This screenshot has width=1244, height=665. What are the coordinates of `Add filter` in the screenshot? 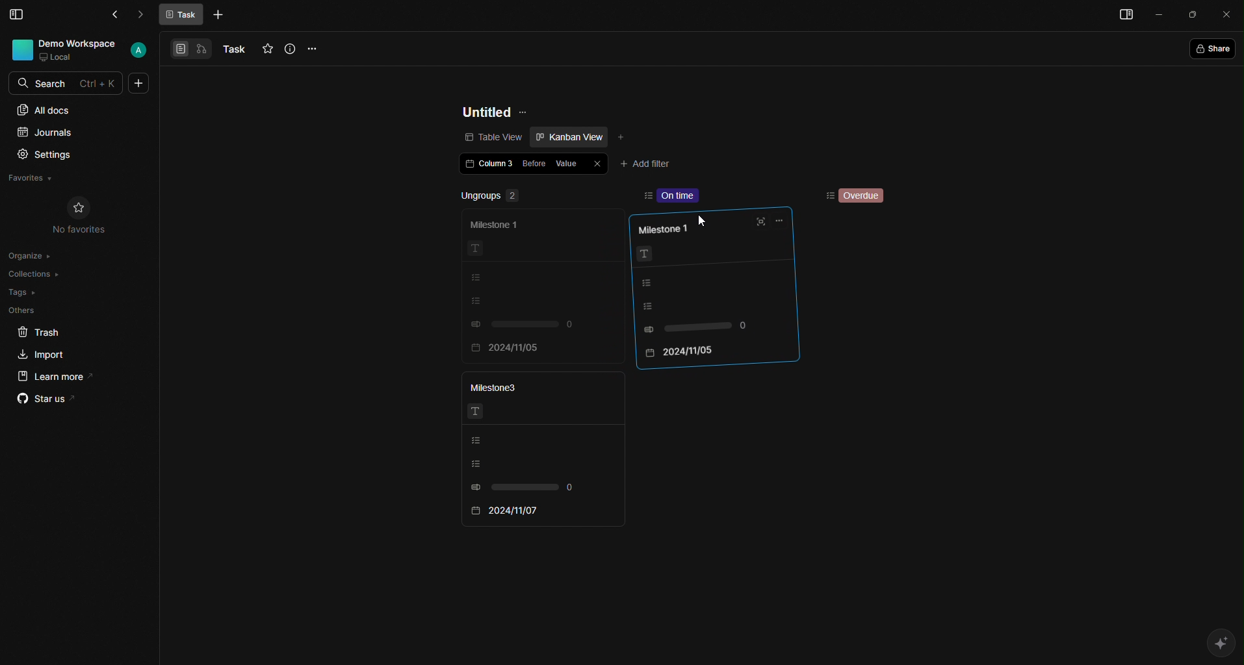 It's located at (645, 162).